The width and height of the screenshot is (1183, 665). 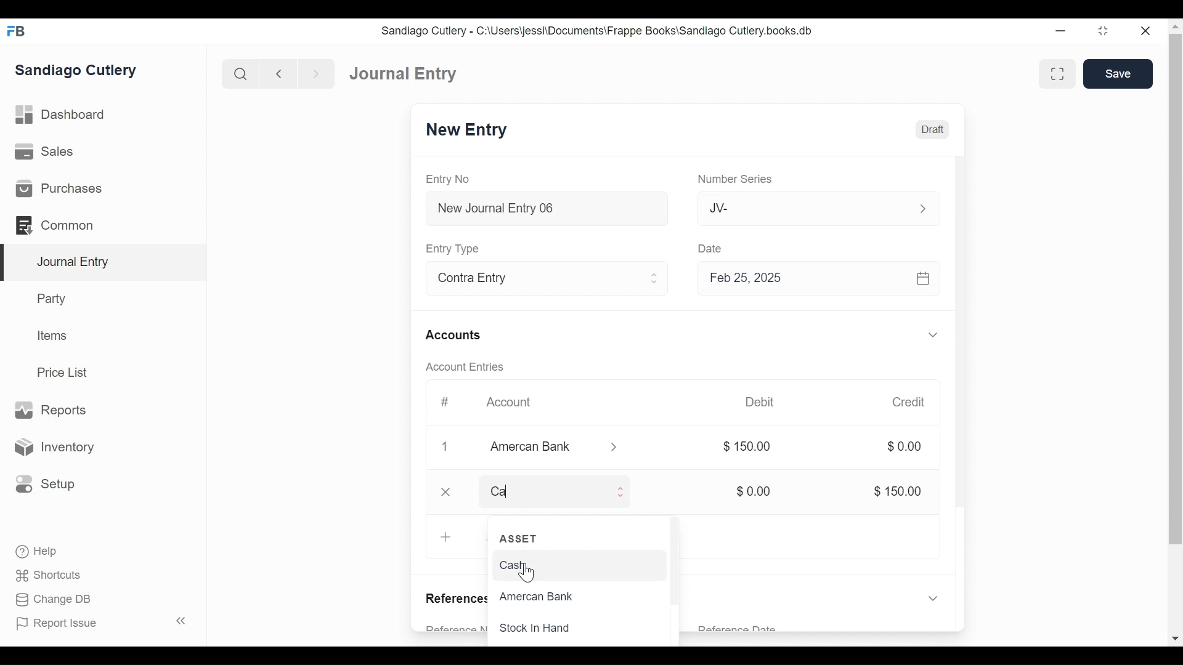 I want to click on $ 150.00, so click(x=895, y=490).